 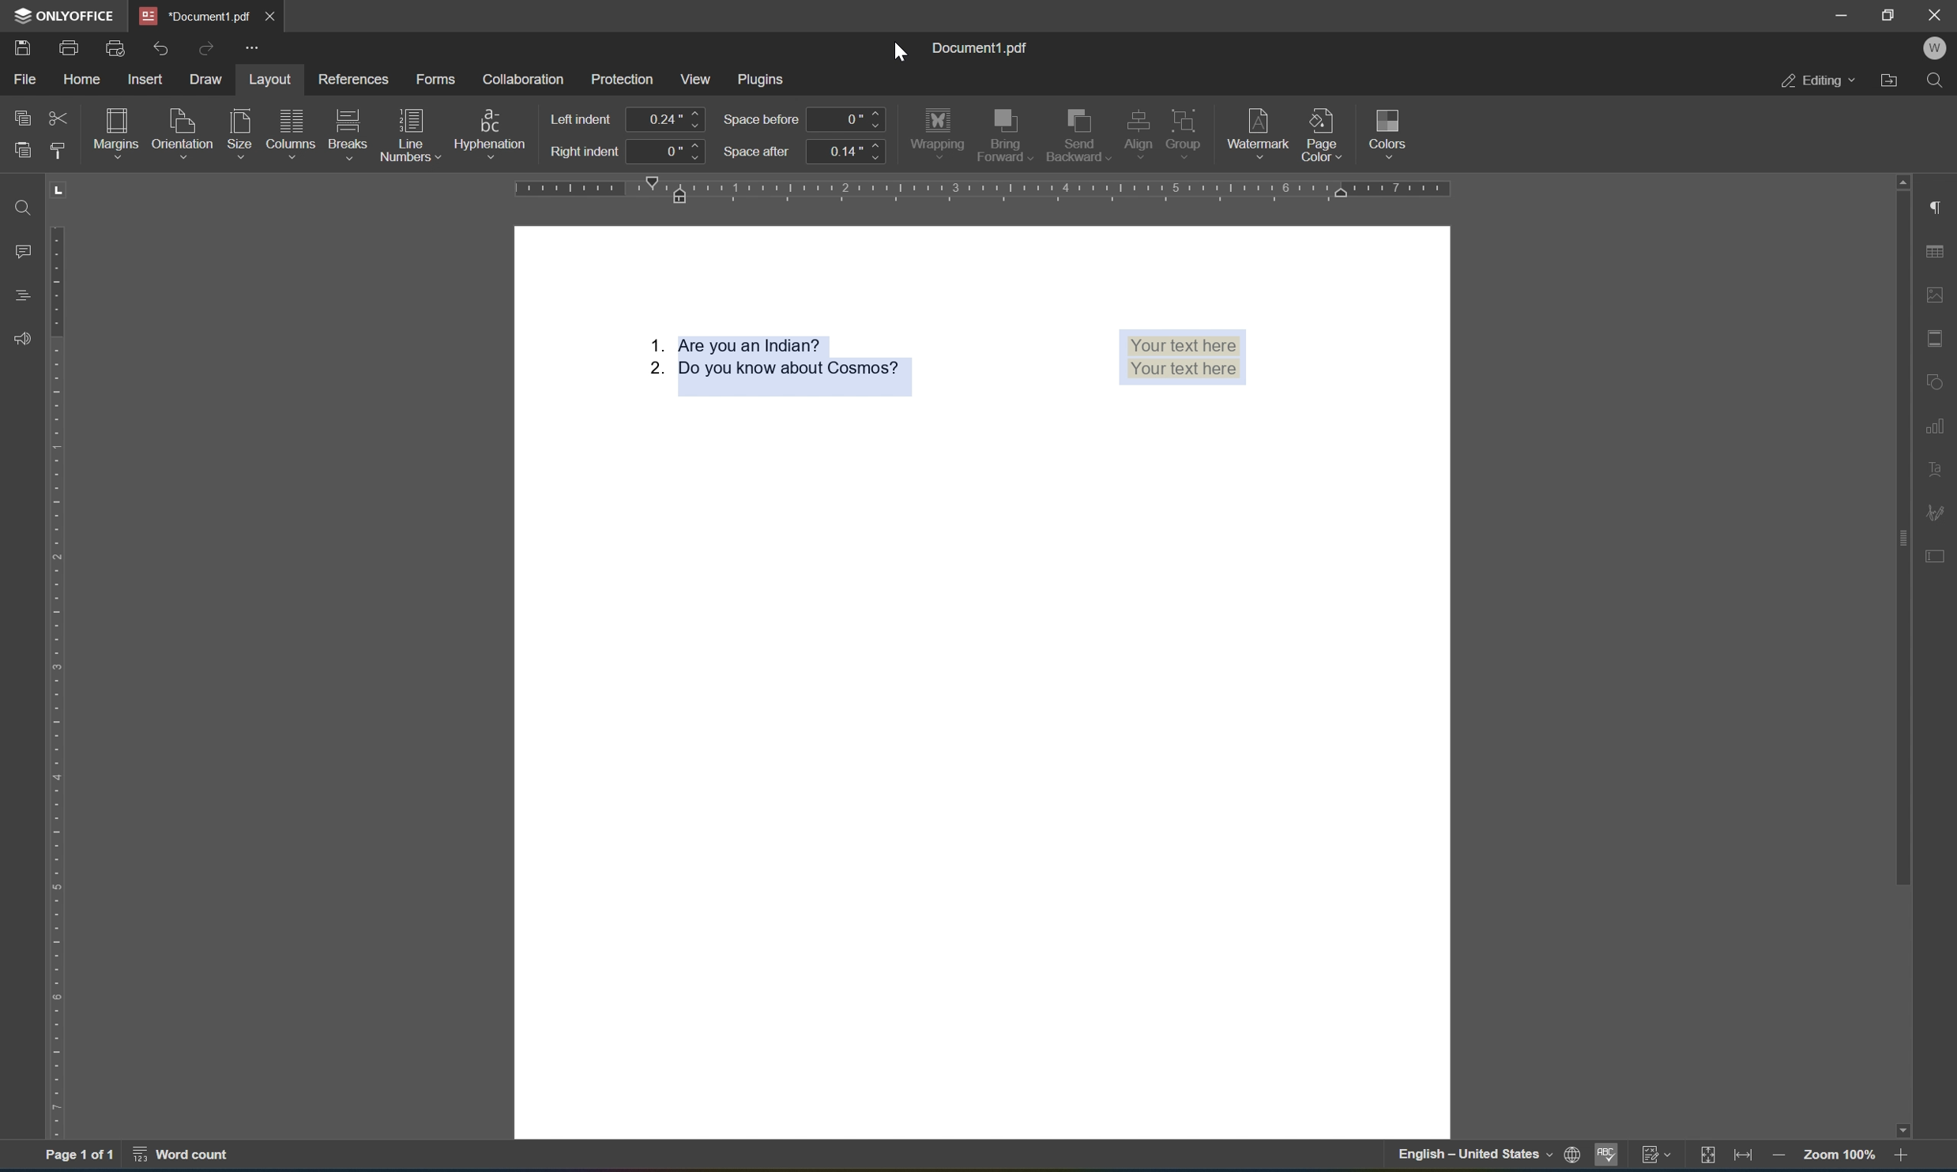 I want to click on page 1 of 1, so click(x=80, y=1157).